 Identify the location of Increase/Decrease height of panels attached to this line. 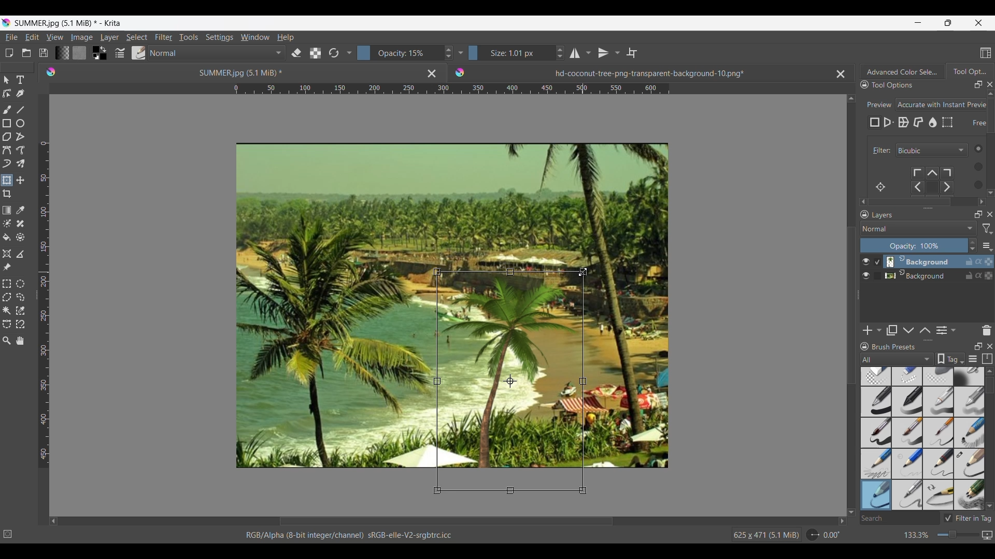
(929, 340).